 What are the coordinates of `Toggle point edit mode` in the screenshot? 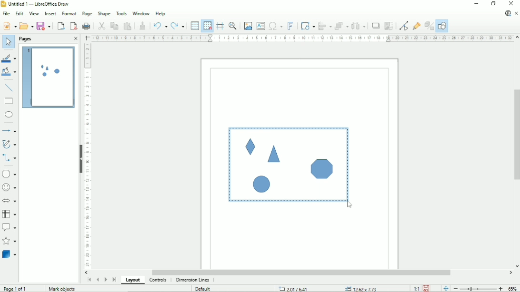 It's located at (403, 25).